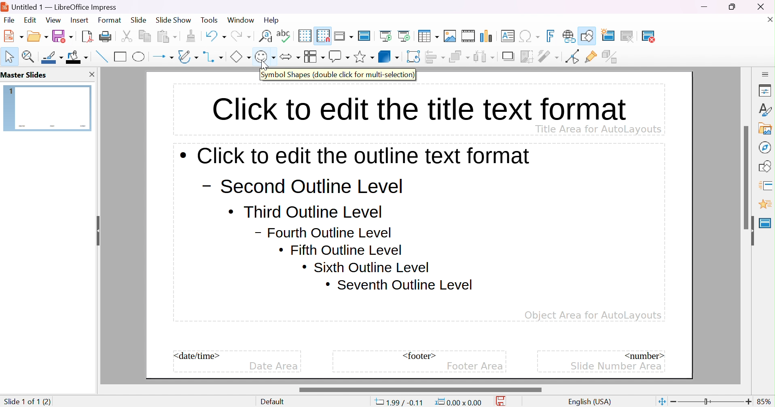  I want to click on undo, so click(215, 35).